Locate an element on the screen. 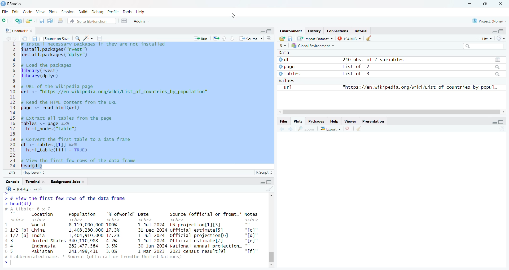  minimize is located at coordinates (494, 32).